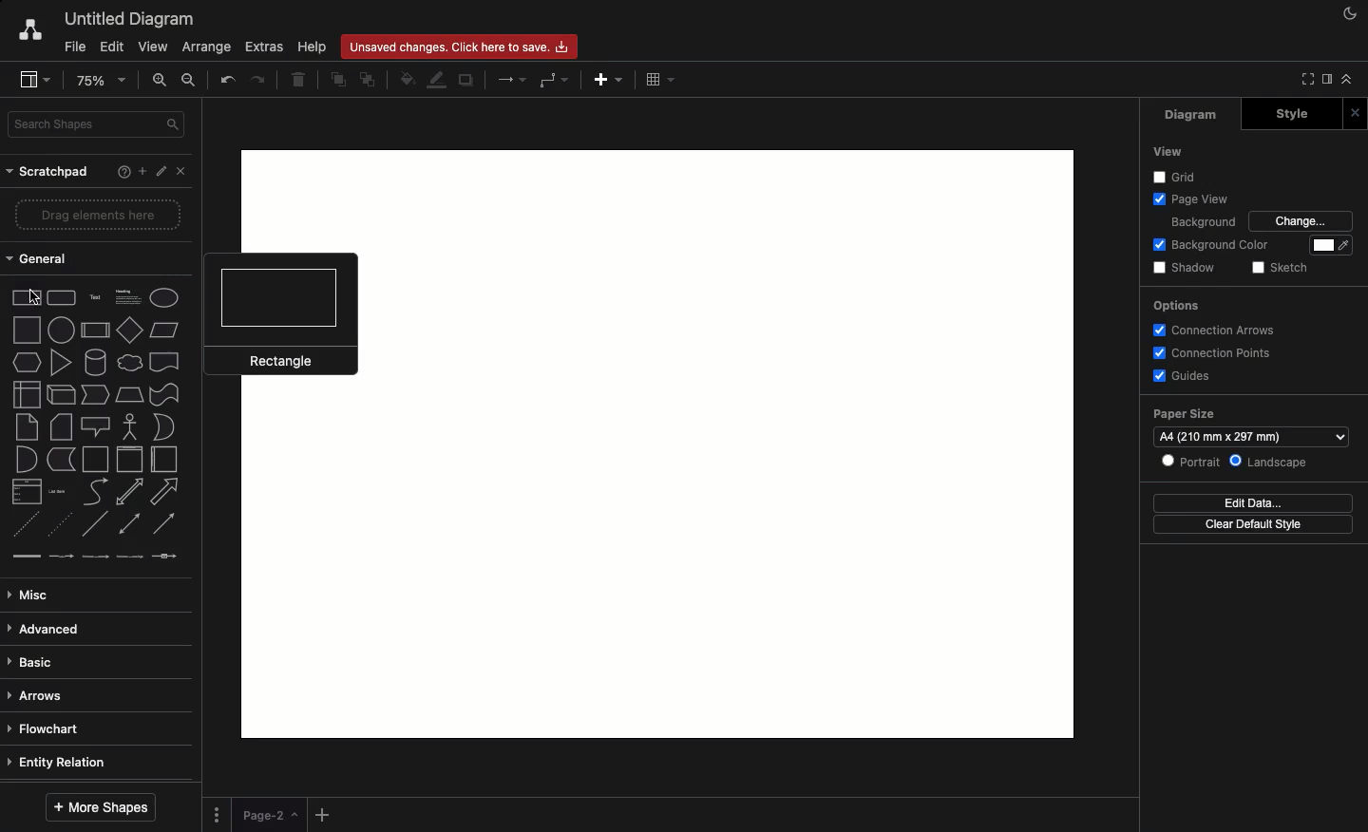 This screenshot has height=832, width=1368. I want to click on Waypoints, so click(552, 81).